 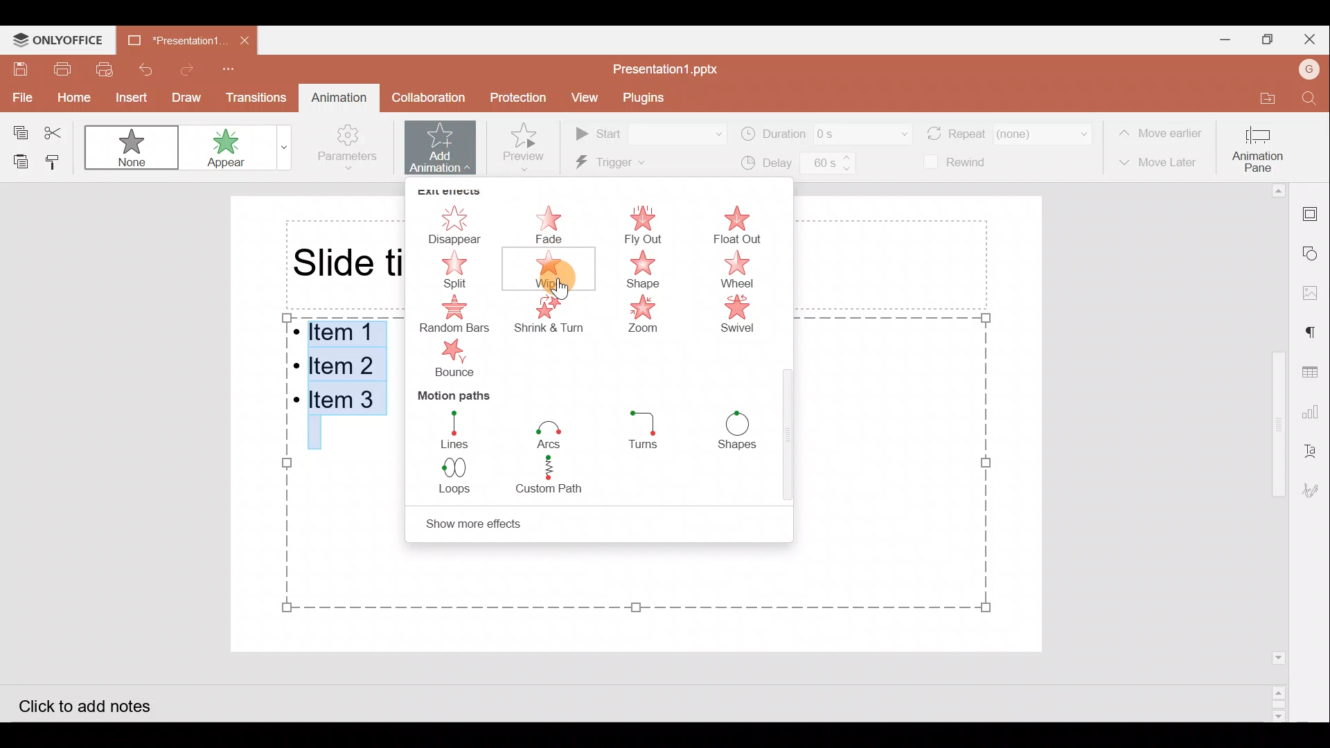 I want to click on Cursor on wipe animation, so click(x=567, y=275).